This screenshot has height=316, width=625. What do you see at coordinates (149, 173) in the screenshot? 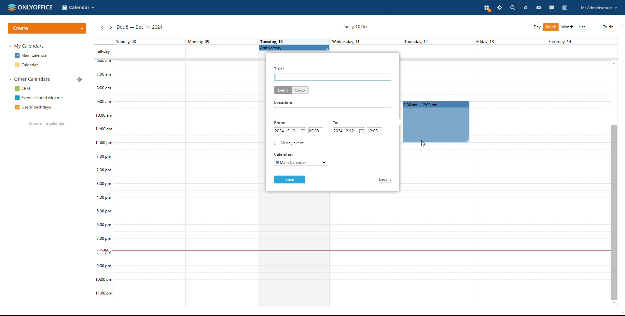
I see `sunday` at bounding box center [149, 173].